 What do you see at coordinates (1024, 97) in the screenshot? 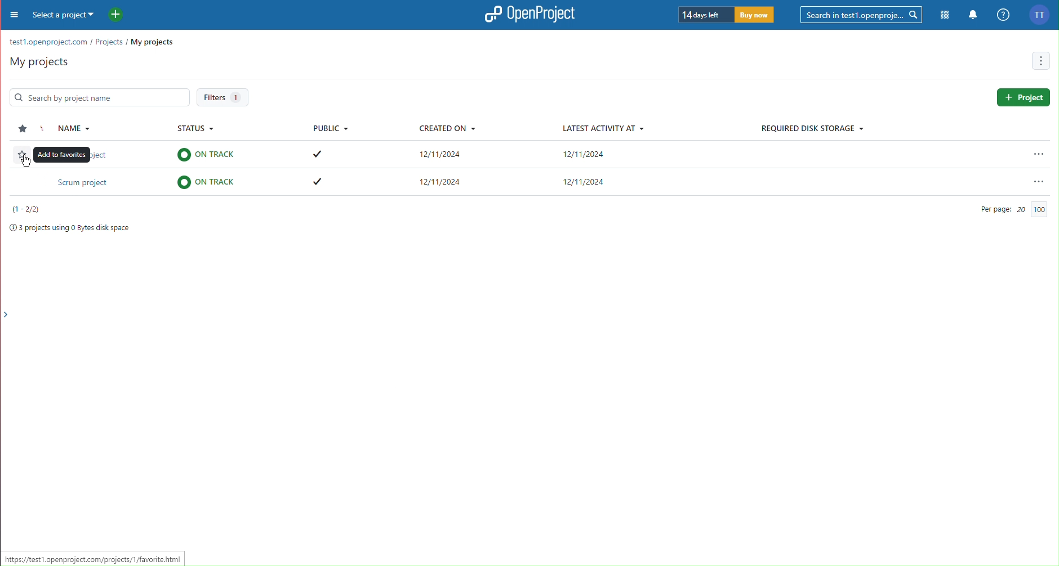
I see `Project` at bounding box center [1024, 97].